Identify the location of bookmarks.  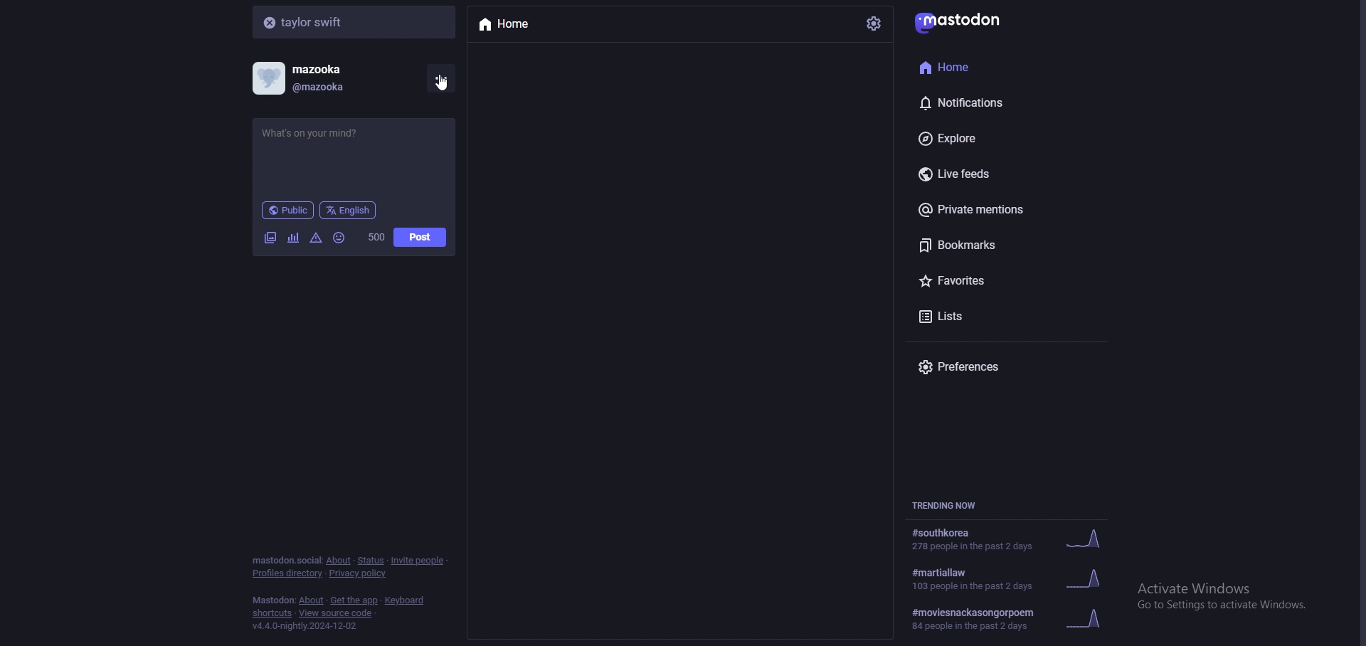
(998, 243).